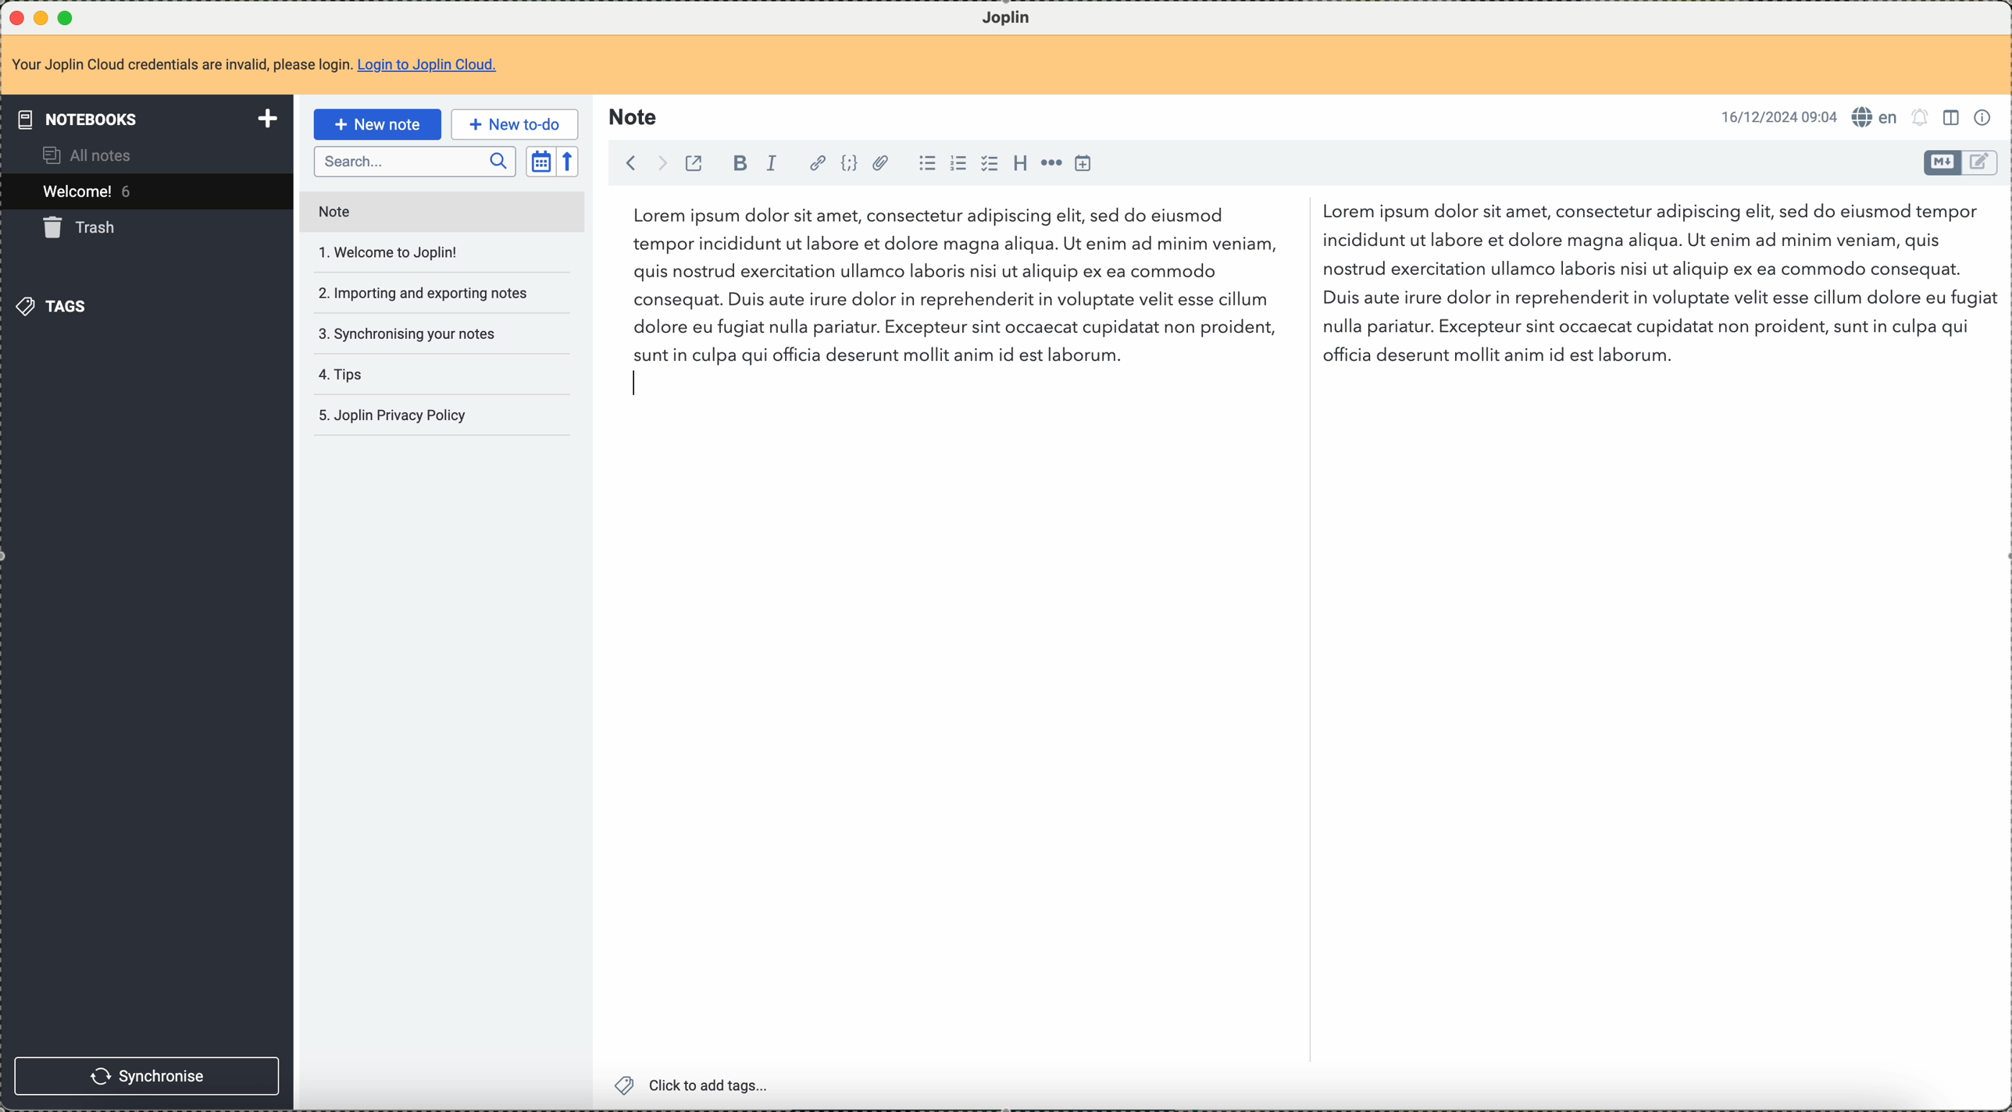 The image size is (2012, 1112). What do you see at coordinates (95, 153) in the screenshot?
I see `all notes` at bounding box center [95, 153].